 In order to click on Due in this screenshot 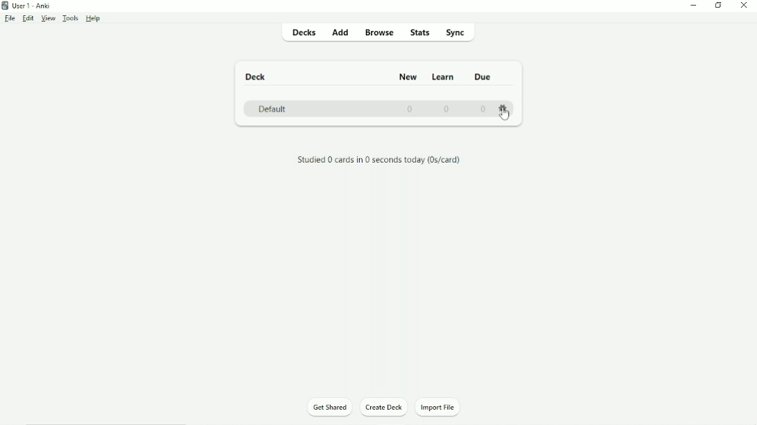, I will do `click(485, 77)`.